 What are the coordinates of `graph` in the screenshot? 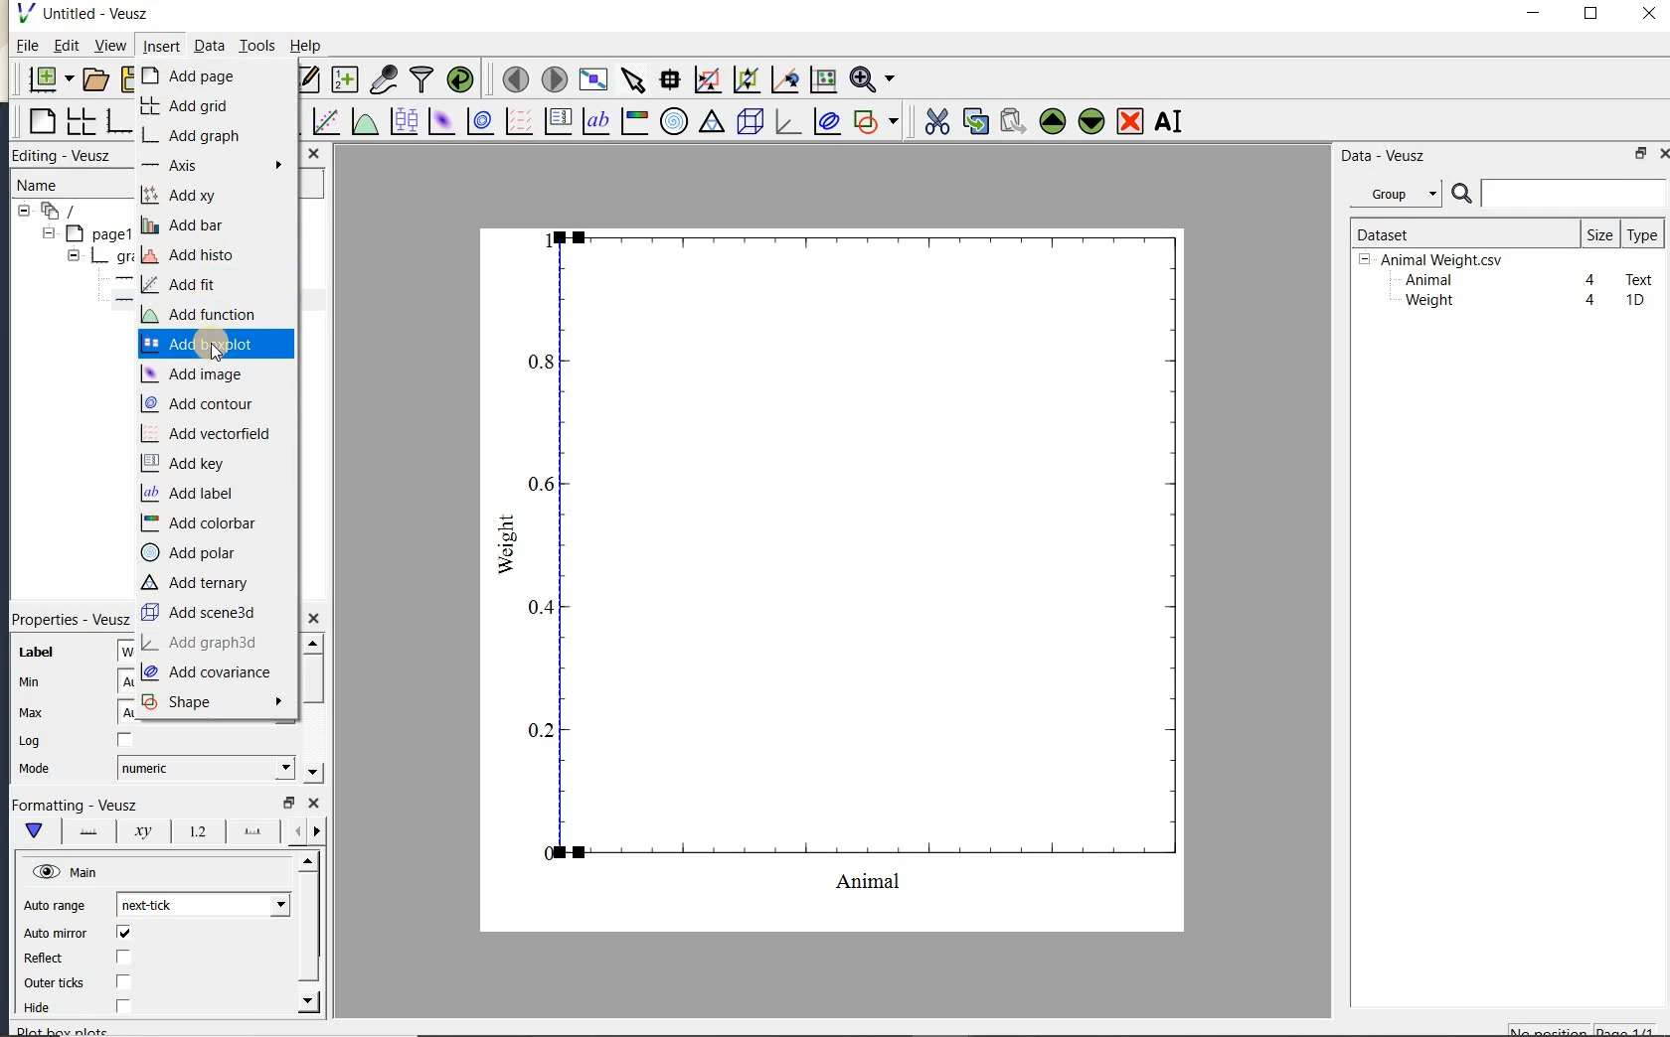 It's located at (857, 560).